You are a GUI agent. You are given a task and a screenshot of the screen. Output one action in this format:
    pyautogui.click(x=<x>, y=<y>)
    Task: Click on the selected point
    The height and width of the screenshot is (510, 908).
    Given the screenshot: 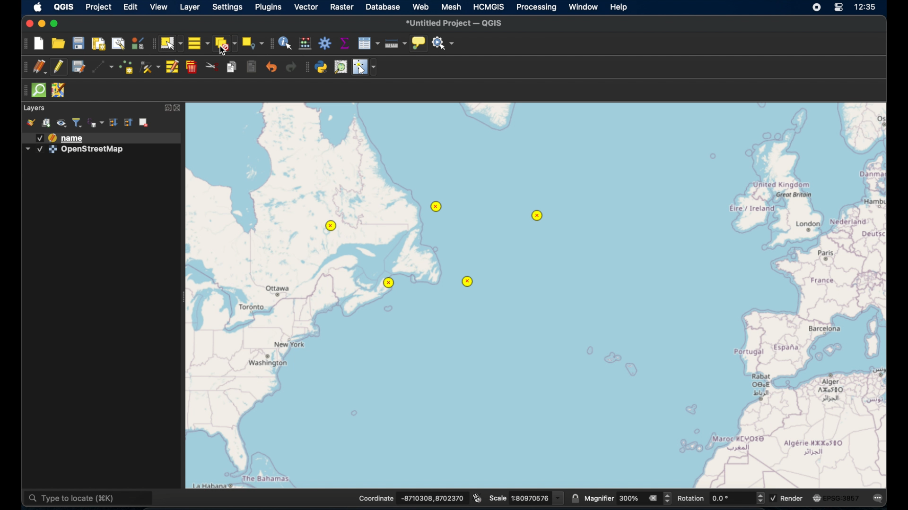 What is the action you would take?
    pyautogui.click(x=389, y=284)
    